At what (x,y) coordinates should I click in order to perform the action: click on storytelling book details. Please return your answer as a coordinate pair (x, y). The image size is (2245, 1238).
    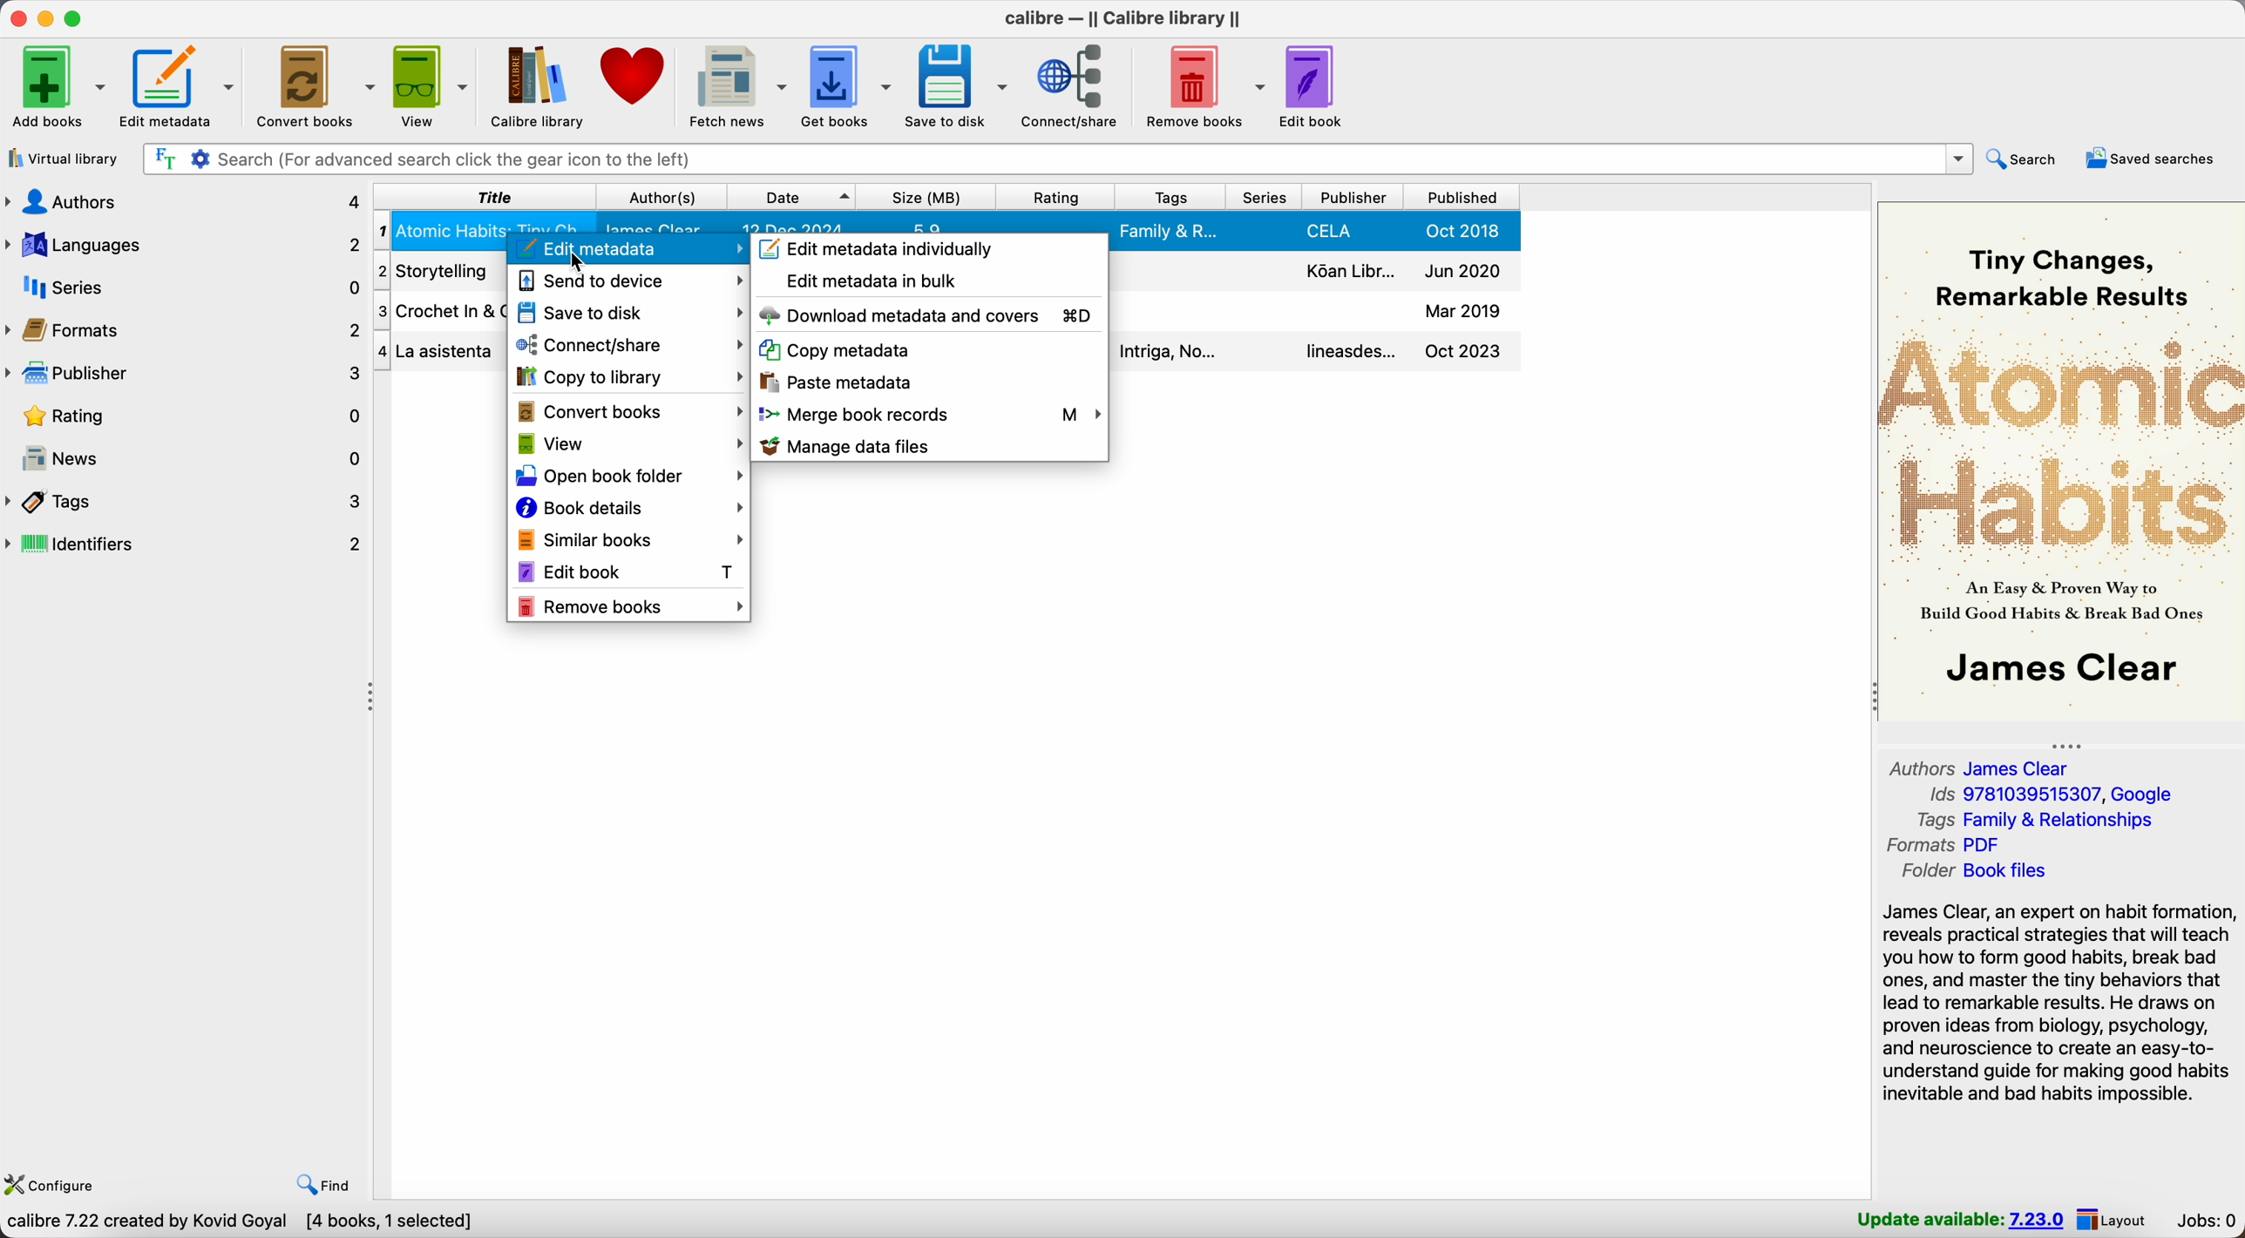
    Looking at the image, I should click on (1319, 273).